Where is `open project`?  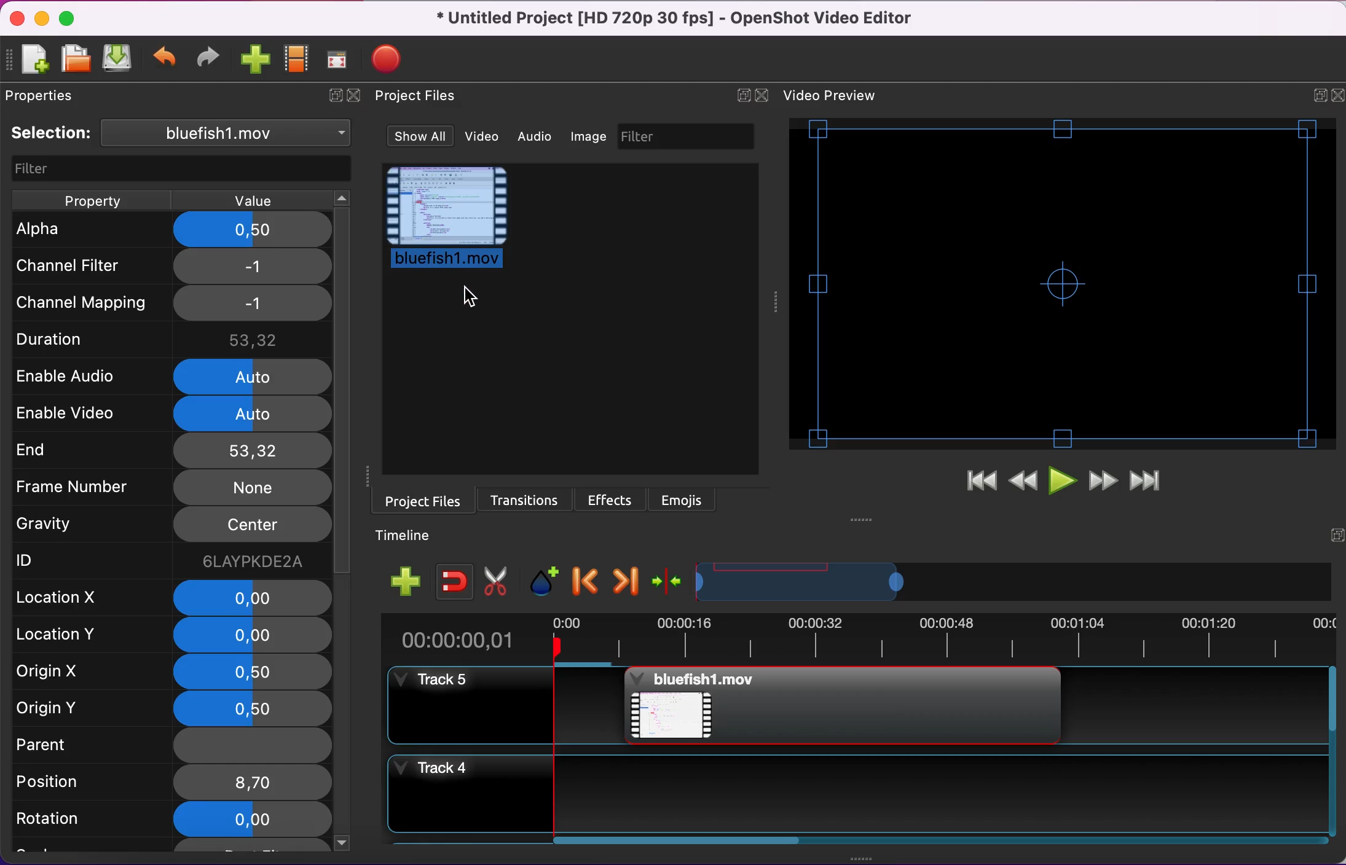 open project is located at coordinates (75, 64).